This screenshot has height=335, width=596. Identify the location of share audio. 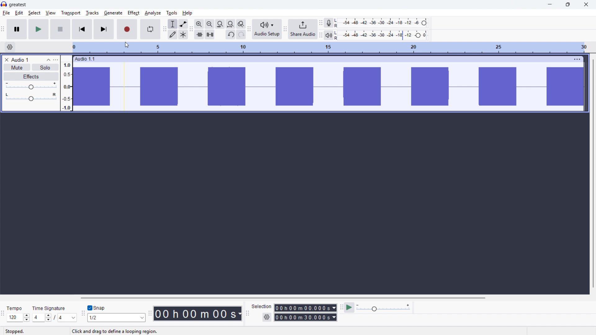
(303, 29).